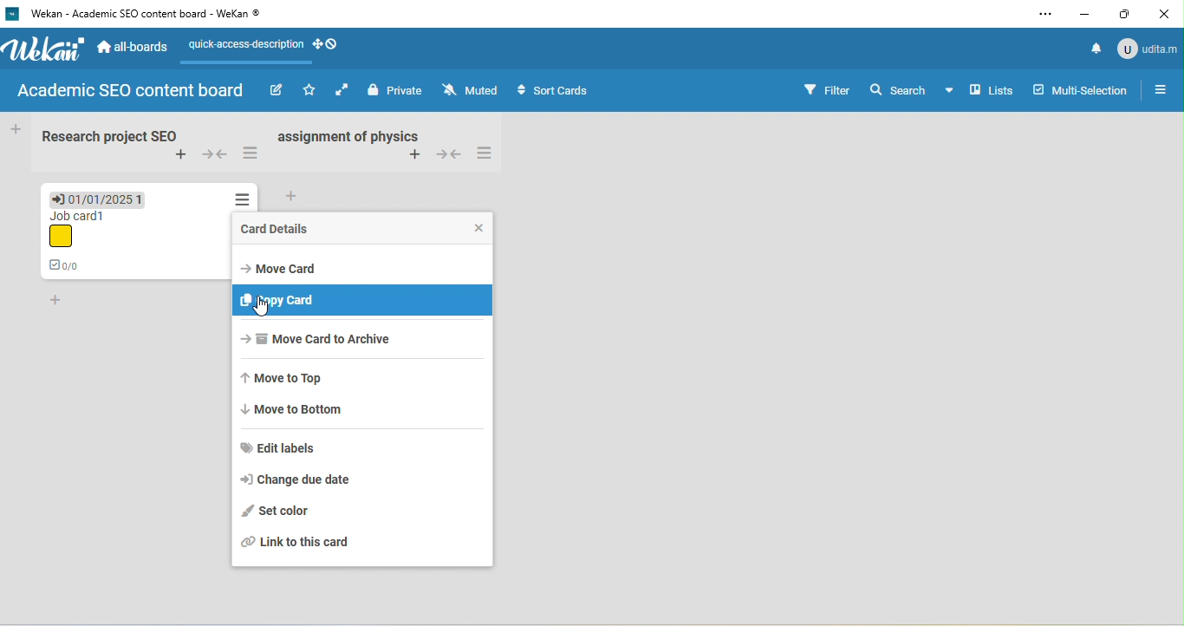 The height and width of the screenshot is (626, 1184). What do you see at coordinates (132, 92) in the screenshot?
I see `academic sed content board` at bounding box center [132, 92].